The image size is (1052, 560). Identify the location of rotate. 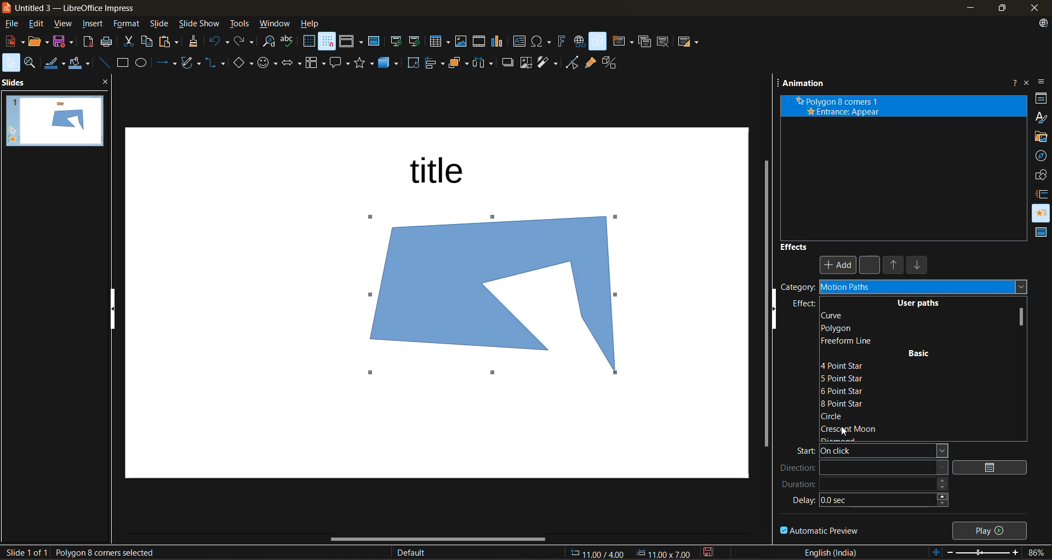
(414, 64).